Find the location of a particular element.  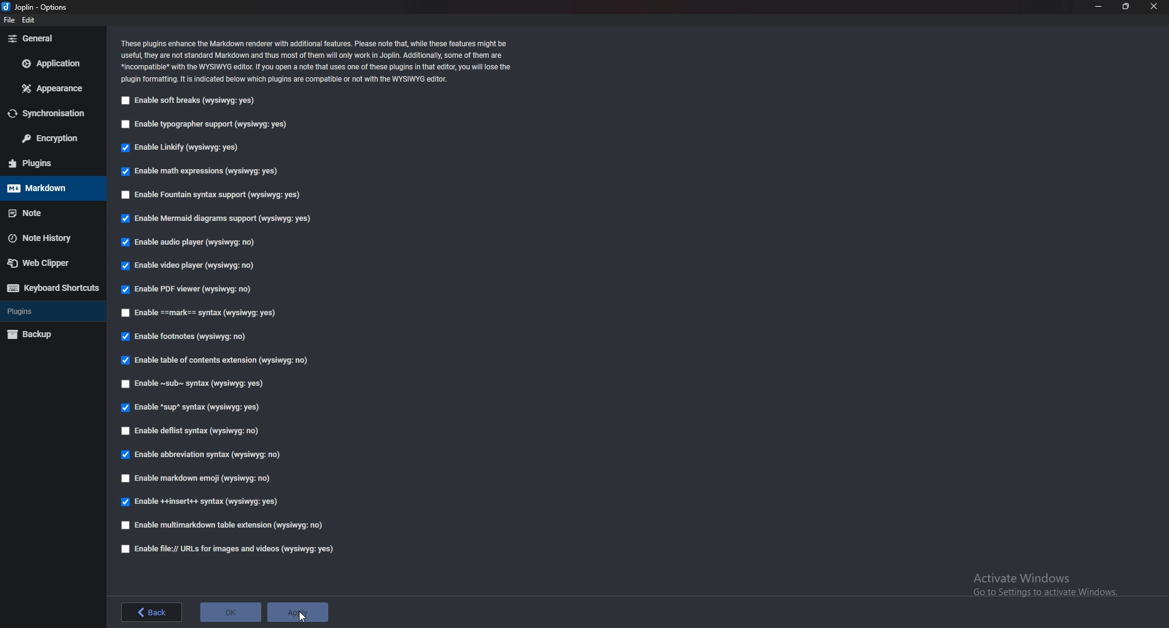

Plugins is located at coordinates (49, 164).